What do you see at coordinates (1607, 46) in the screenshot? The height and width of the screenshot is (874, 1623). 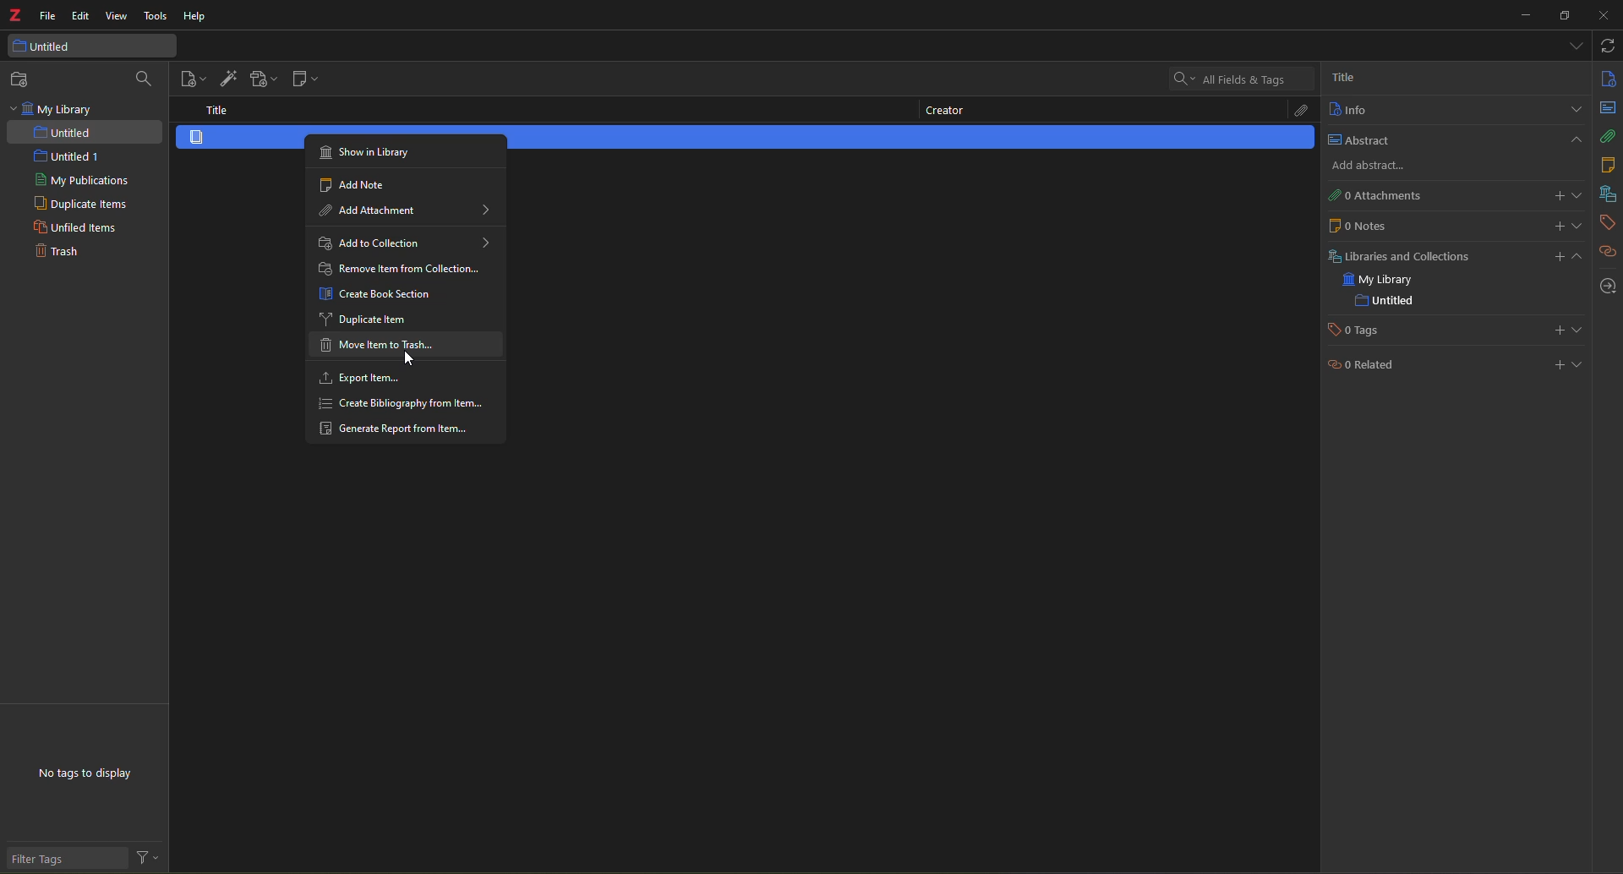 I see `syc` at bounding box center [1607, 46].